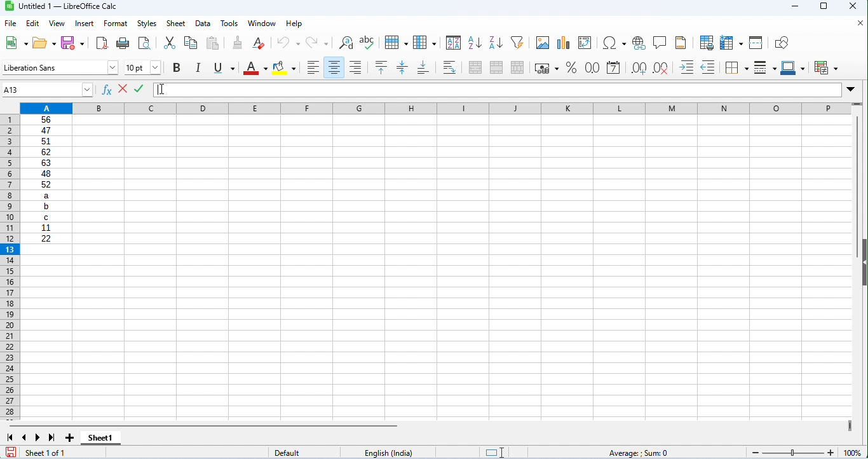 This screenshot has width=868, height=459. Describe the element at coordinates (435, 109) in the screenshot. I see `column headings` at that location.